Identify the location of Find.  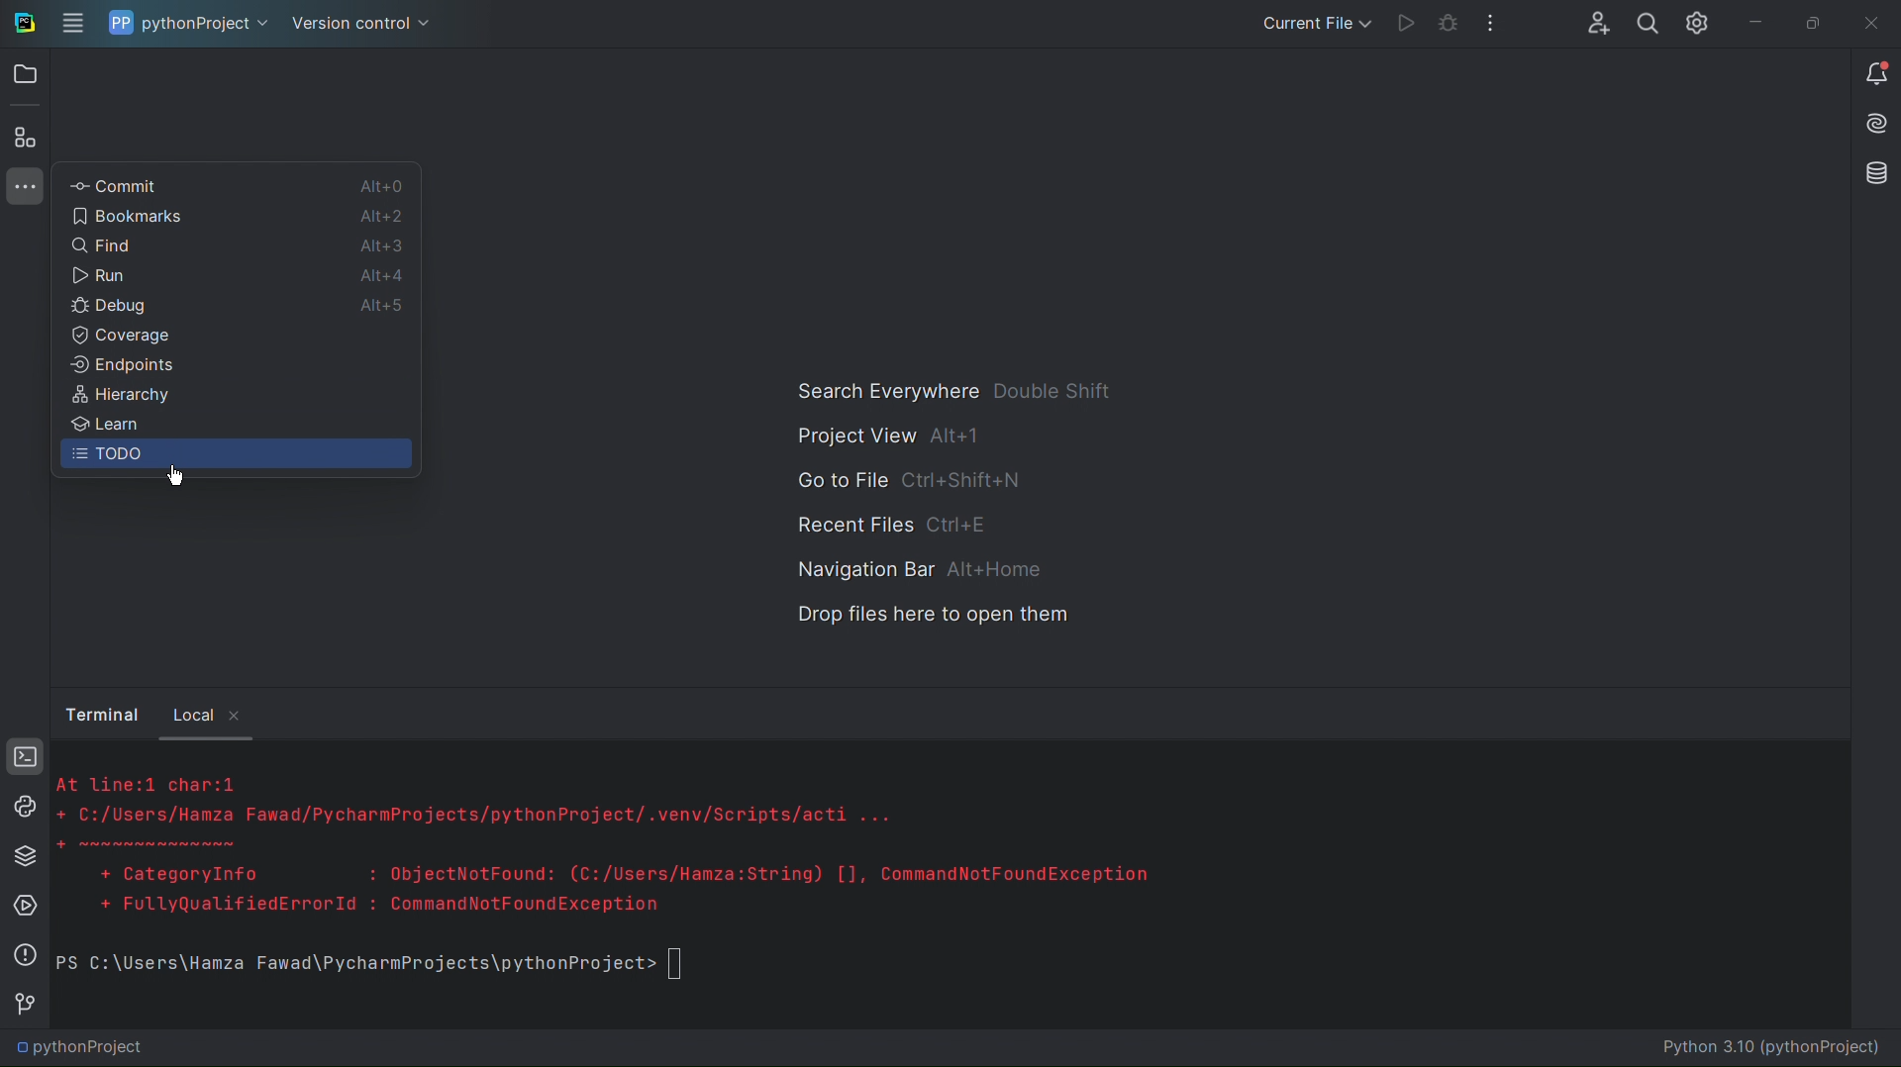
(157, 247).